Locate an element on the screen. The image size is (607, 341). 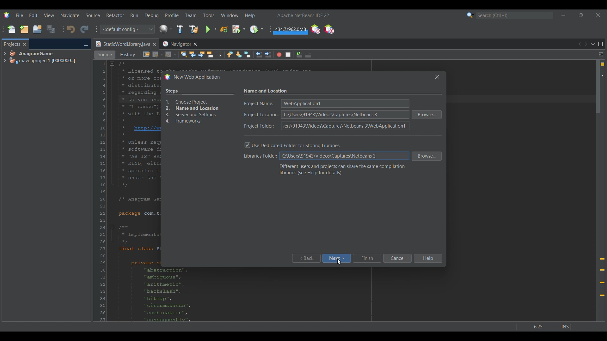
Uncomment is located at coordinates (299, 55).